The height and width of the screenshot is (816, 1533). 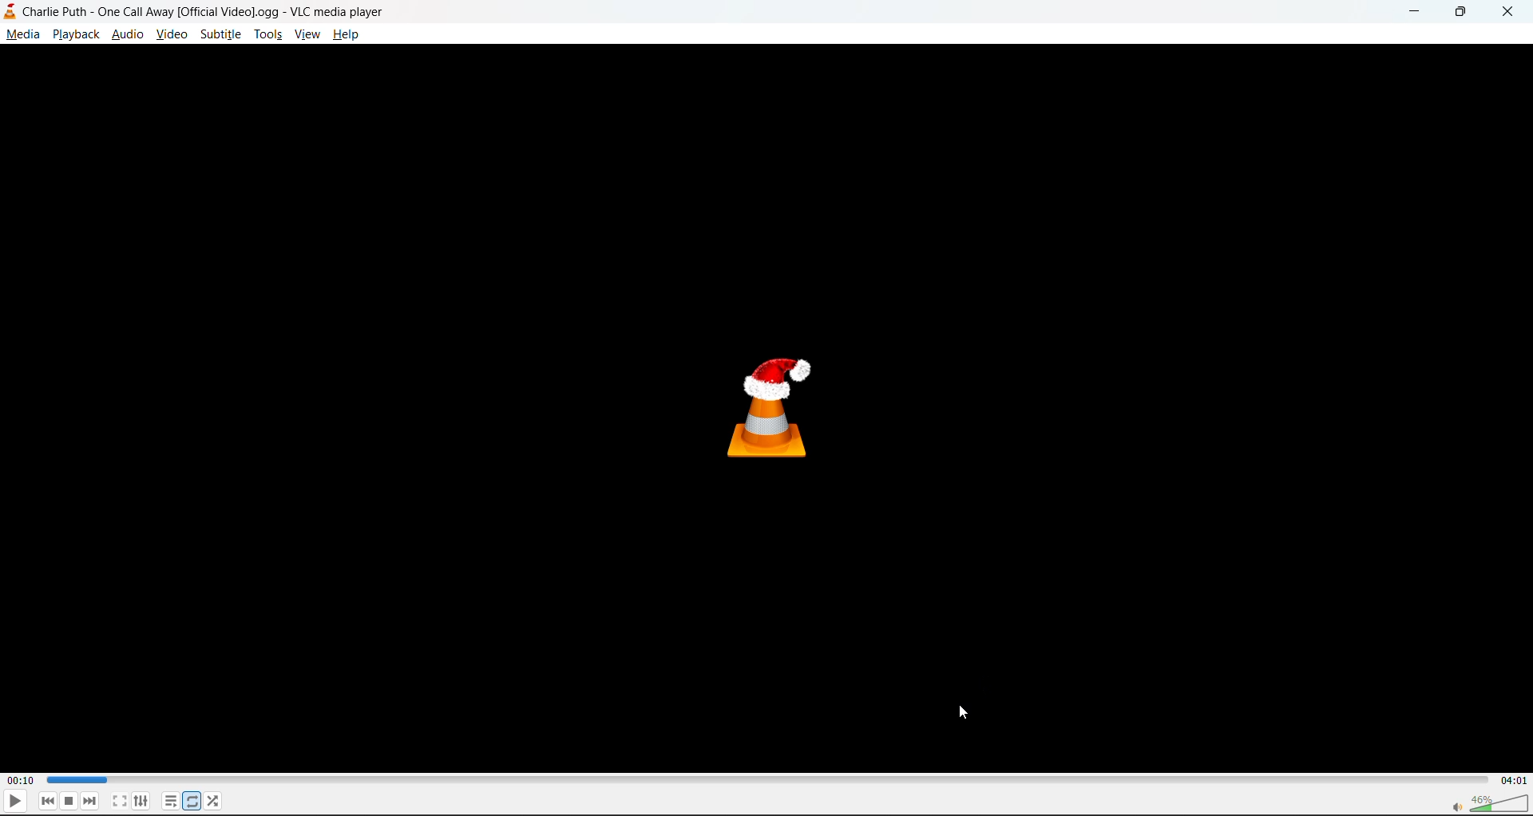 I want to click on subtitle, so click(x=223, y=36).